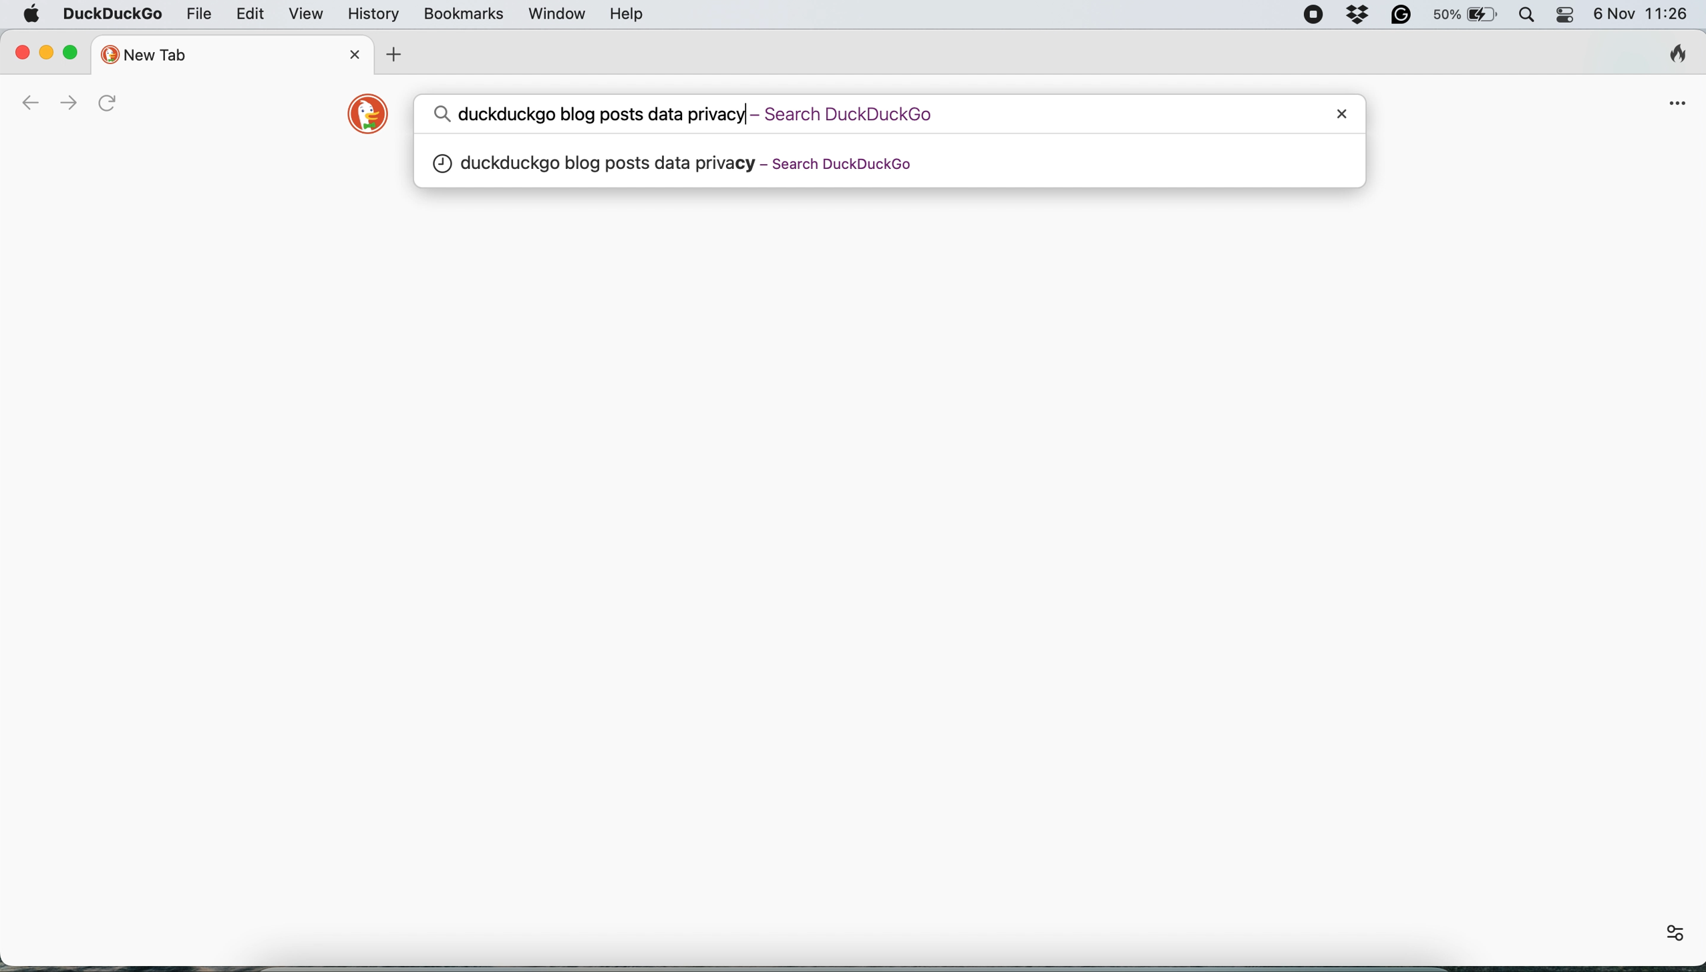 The image size is (1706, 972). Describe the element at coordinates (1524, 15) in the screenshot. I see `spotlight search` at that location.